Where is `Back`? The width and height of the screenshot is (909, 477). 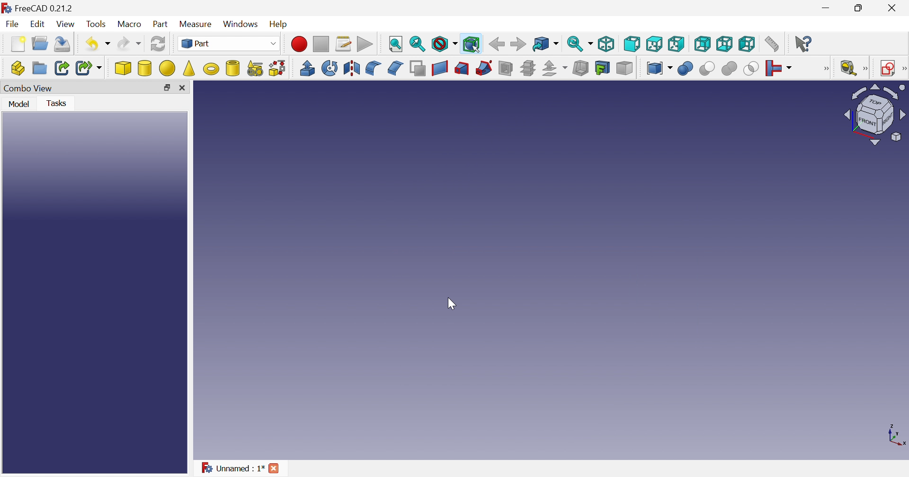
Back is located at coordinates (497, 44).